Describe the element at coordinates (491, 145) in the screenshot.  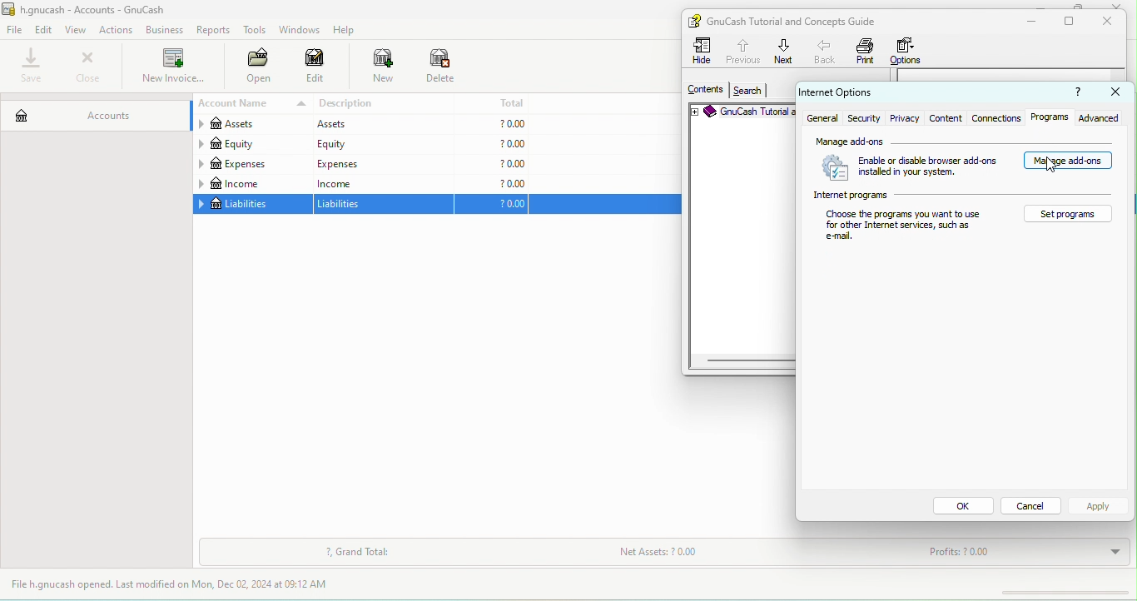
I see `?0.00` at that location.